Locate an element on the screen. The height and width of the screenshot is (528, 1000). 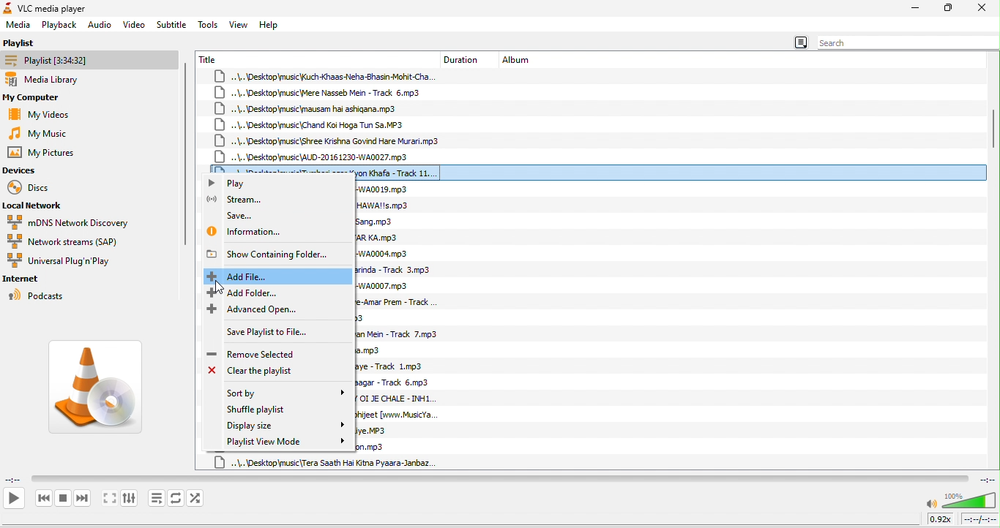
clear the playlist is located at coordinates (263, 373).